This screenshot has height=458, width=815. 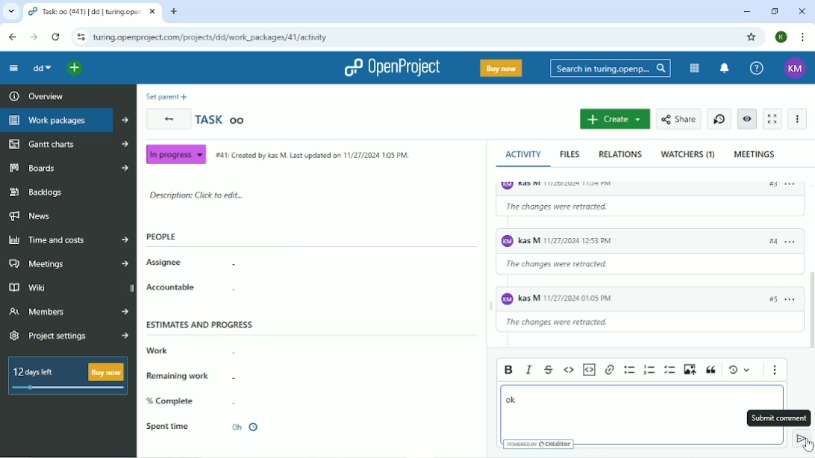 What do you see at coordinates (620, 154) in the screenshot?
I see `Relations` at bounding box center [620, 154].